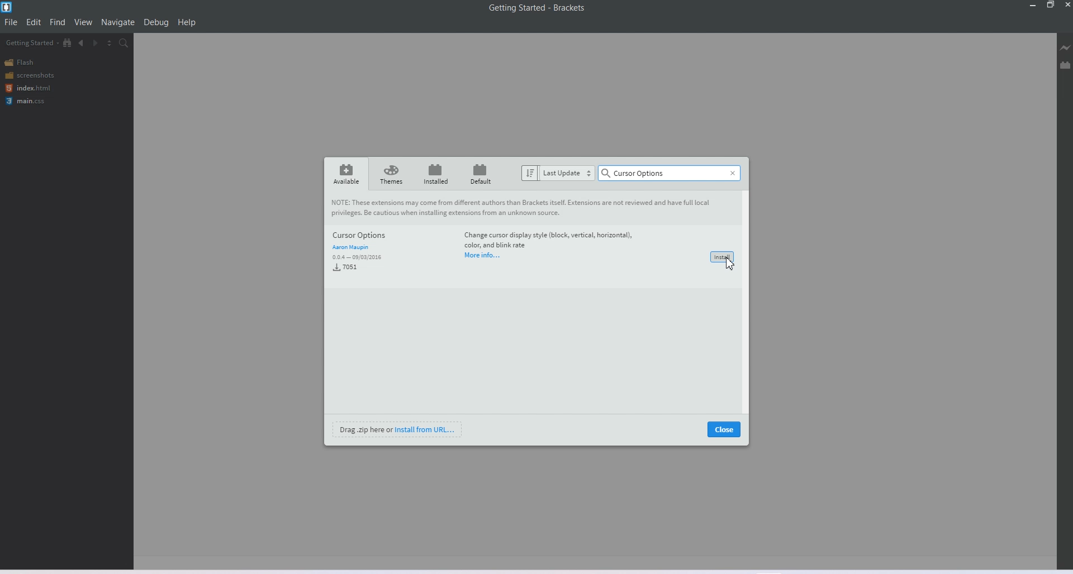 This screenshot has width=1073, height=574. Describe the element at coordinates (29, 75) in the screenshot. I see `Screenshots` at that location.